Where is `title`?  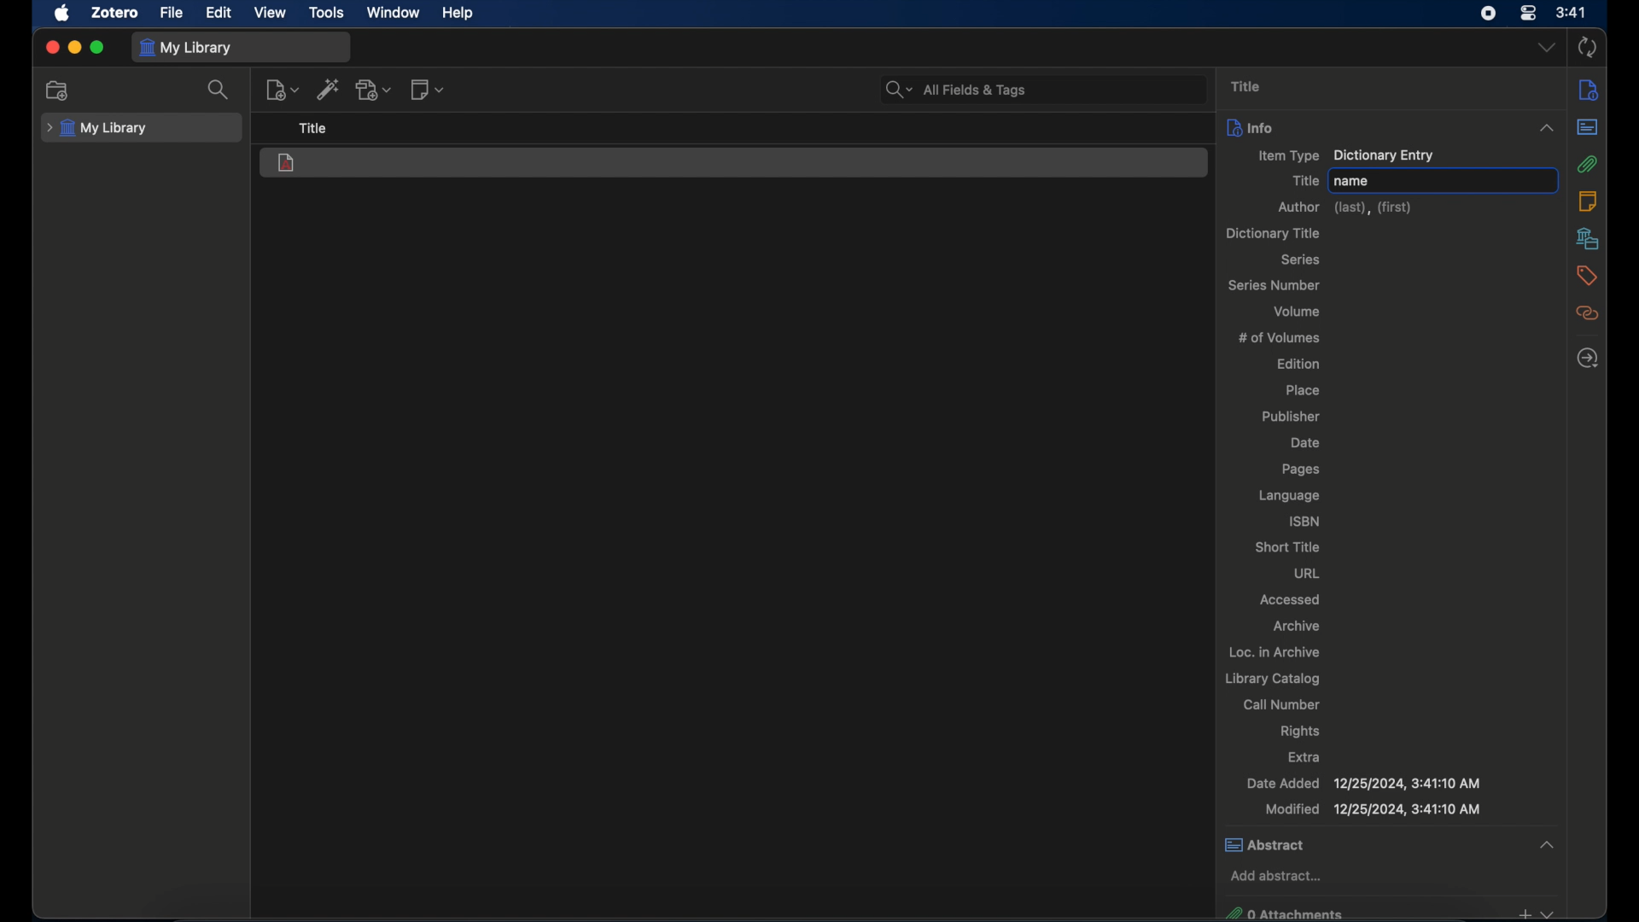 title is located at coordinates (1246, 86).